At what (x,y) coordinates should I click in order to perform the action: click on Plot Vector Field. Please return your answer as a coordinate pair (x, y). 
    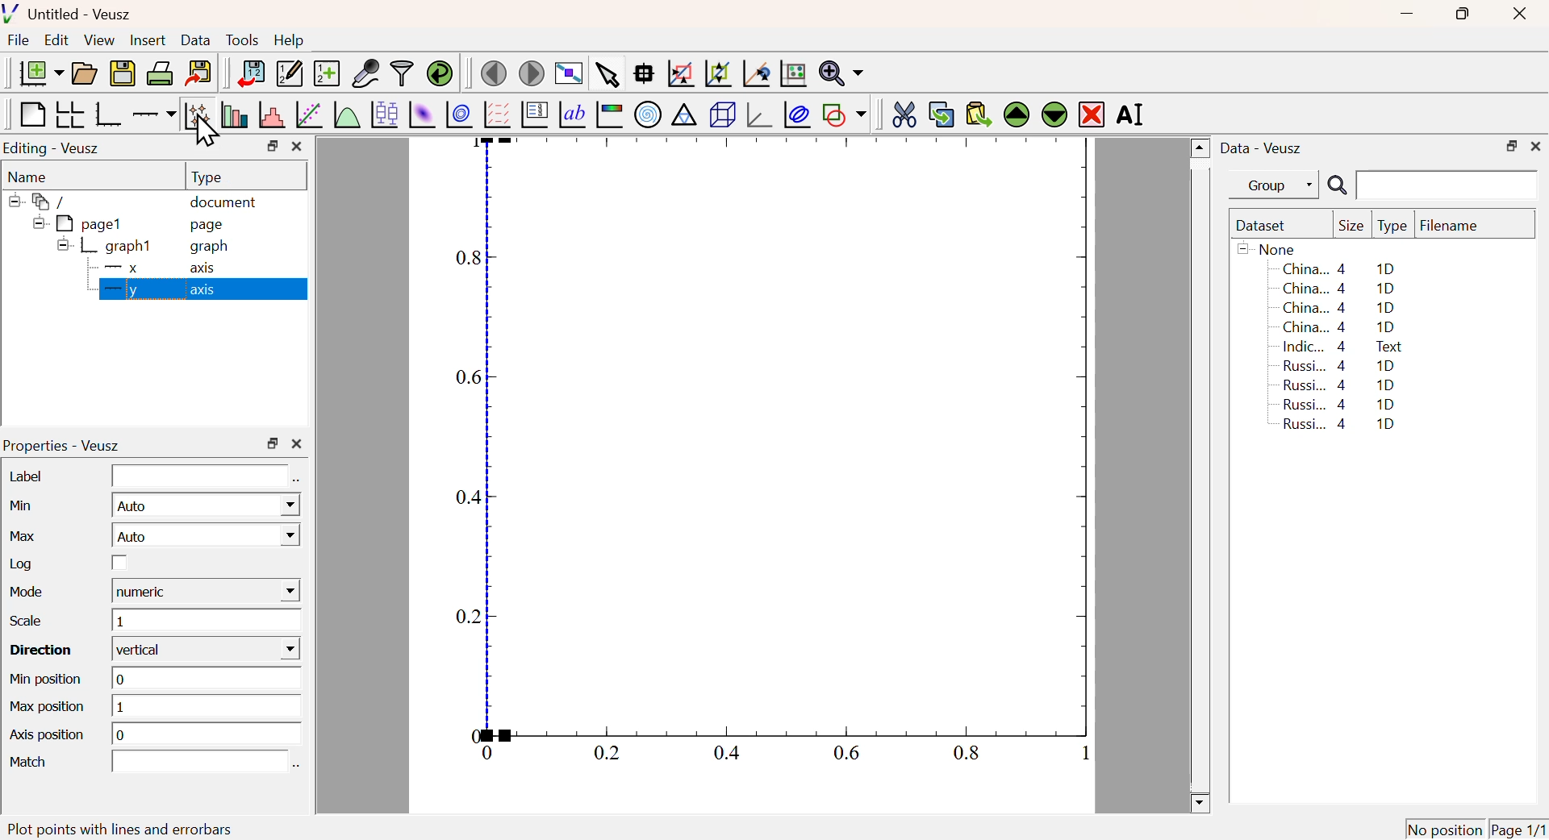
    Looking at the image, I should click on (495, 114).